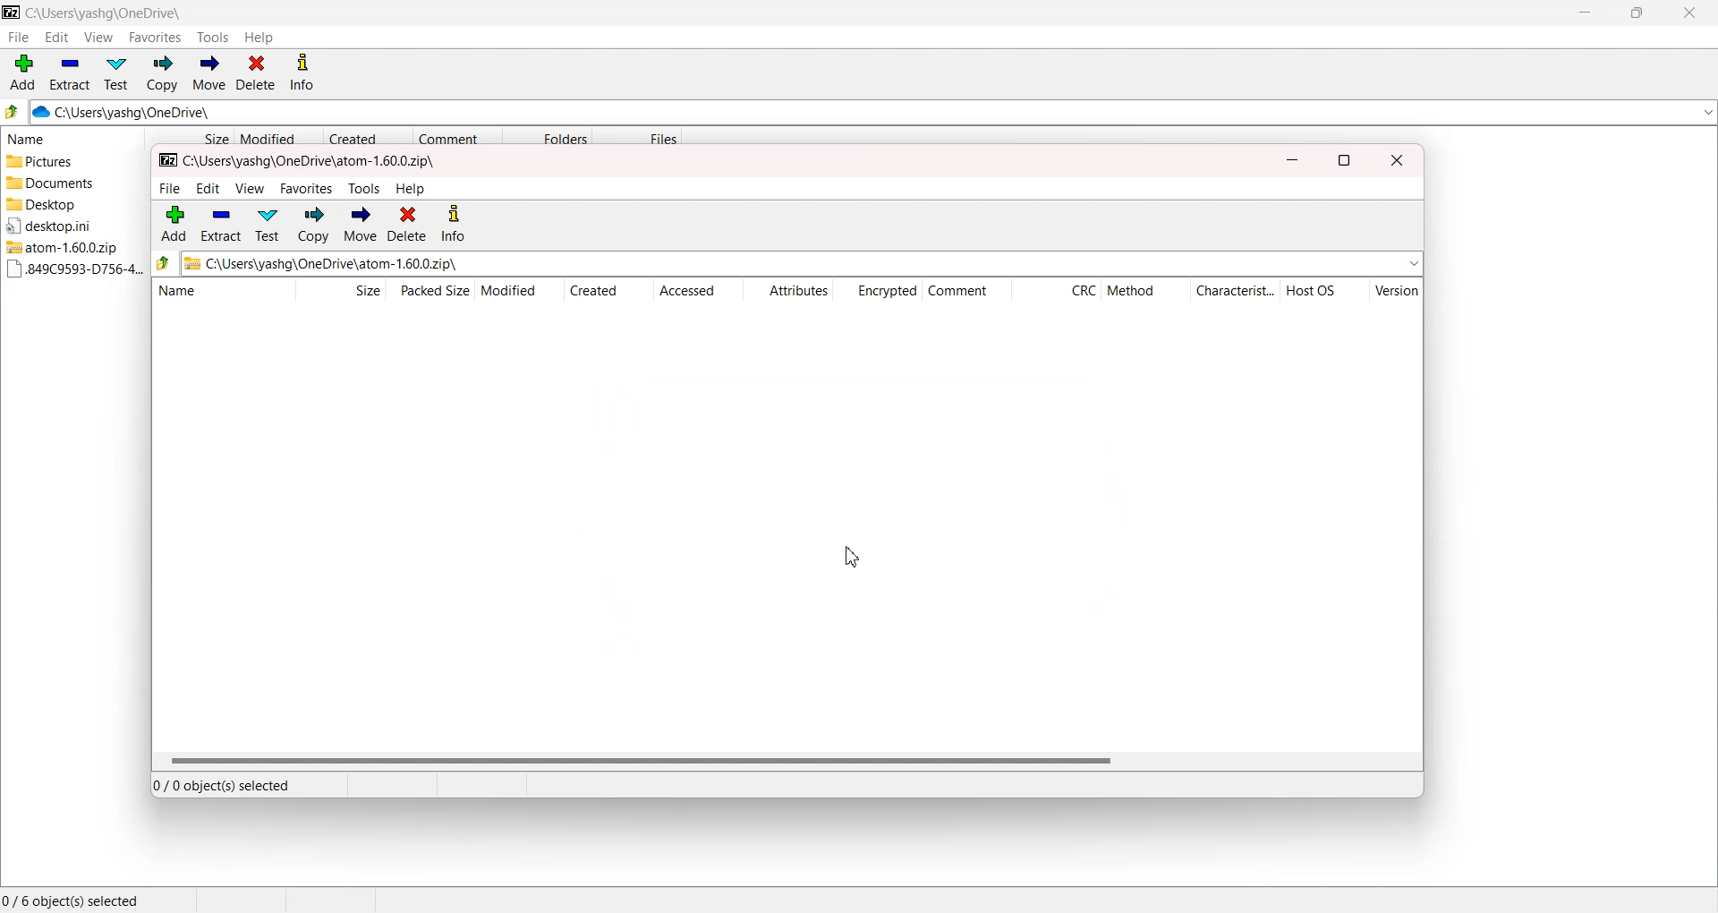 This screenshot has height=913, width=1718. Describe the element at coordinates (208, 73) in the screenshot. I see `Move` at that location.